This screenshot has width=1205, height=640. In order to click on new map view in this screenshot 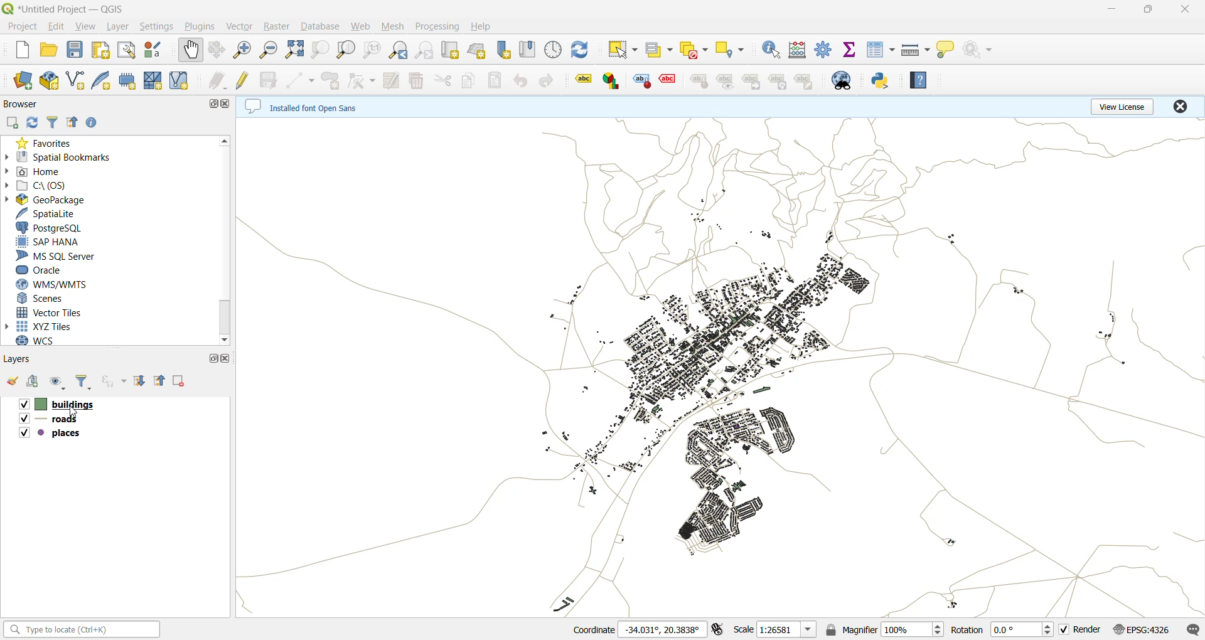, I will do `click(451, 51)`.